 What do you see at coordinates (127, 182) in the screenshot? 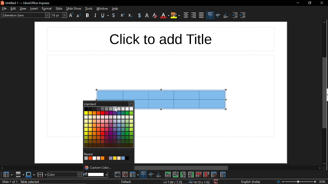
I see `slide style` at bounding box center [127, 182].